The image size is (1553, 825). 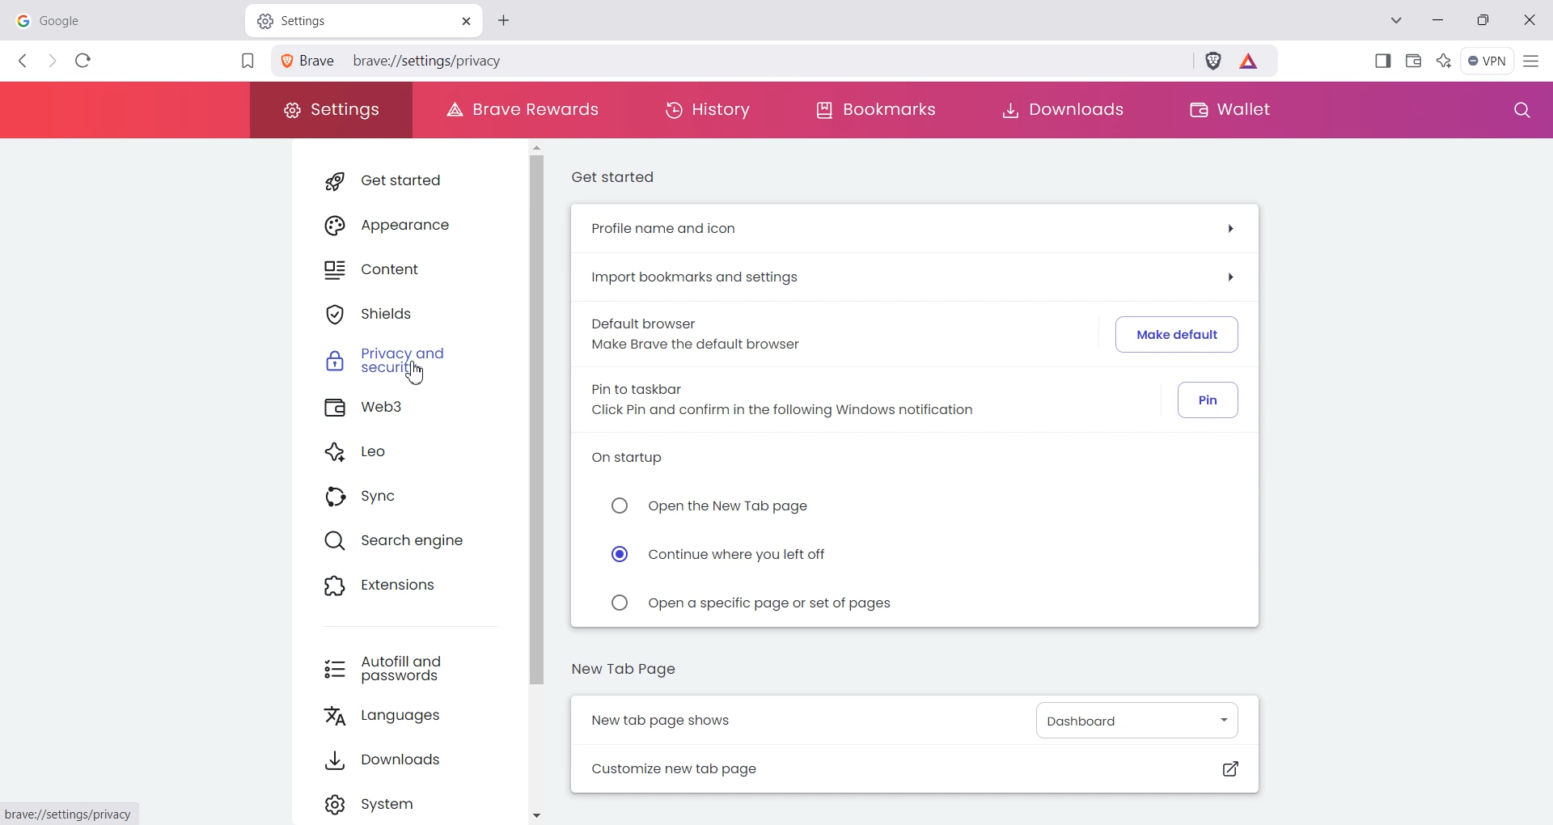 I want to click on google, so click(x=121, y=19).